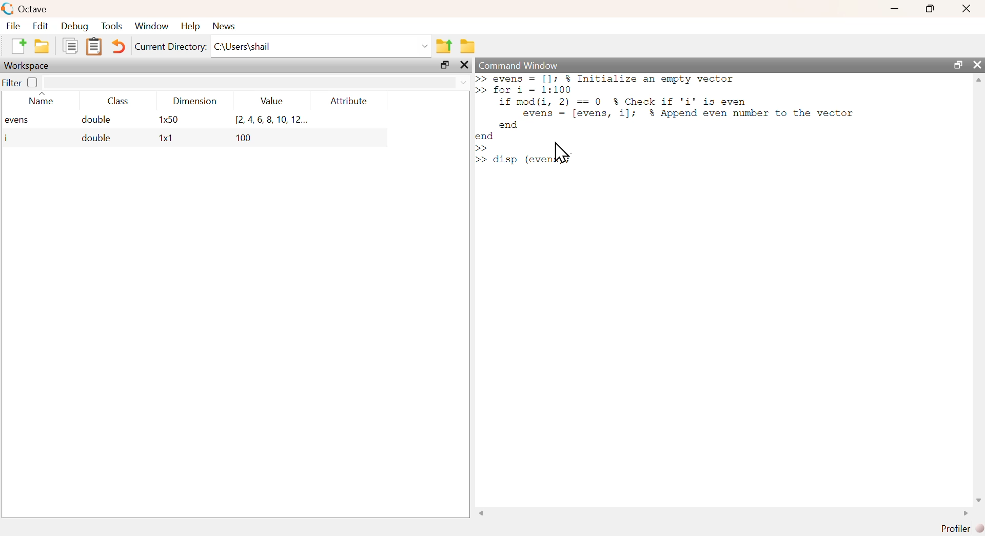 This screenshot has height=536, width=985. Describe the element at coordinates (21, 121) in the screenshot. I see `evens` at that location.